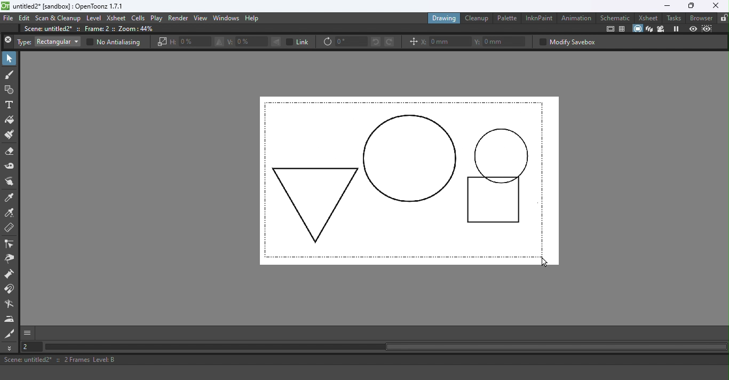 The image size is (729, 380). Describe the element at coordinates (501, 42) in the screenshot. I see `Y: 0mm` at that location.